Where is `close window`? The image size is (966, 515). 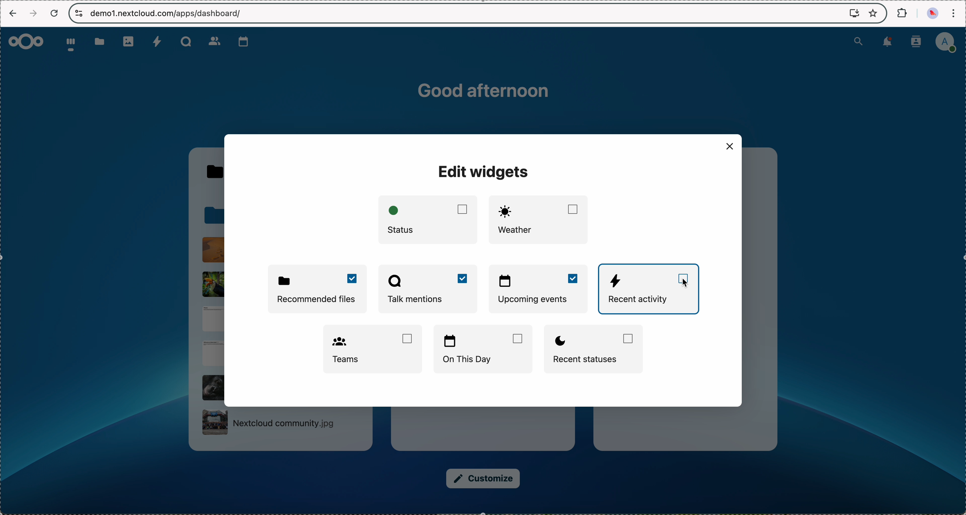
close window is located at coordinates (729, 145).